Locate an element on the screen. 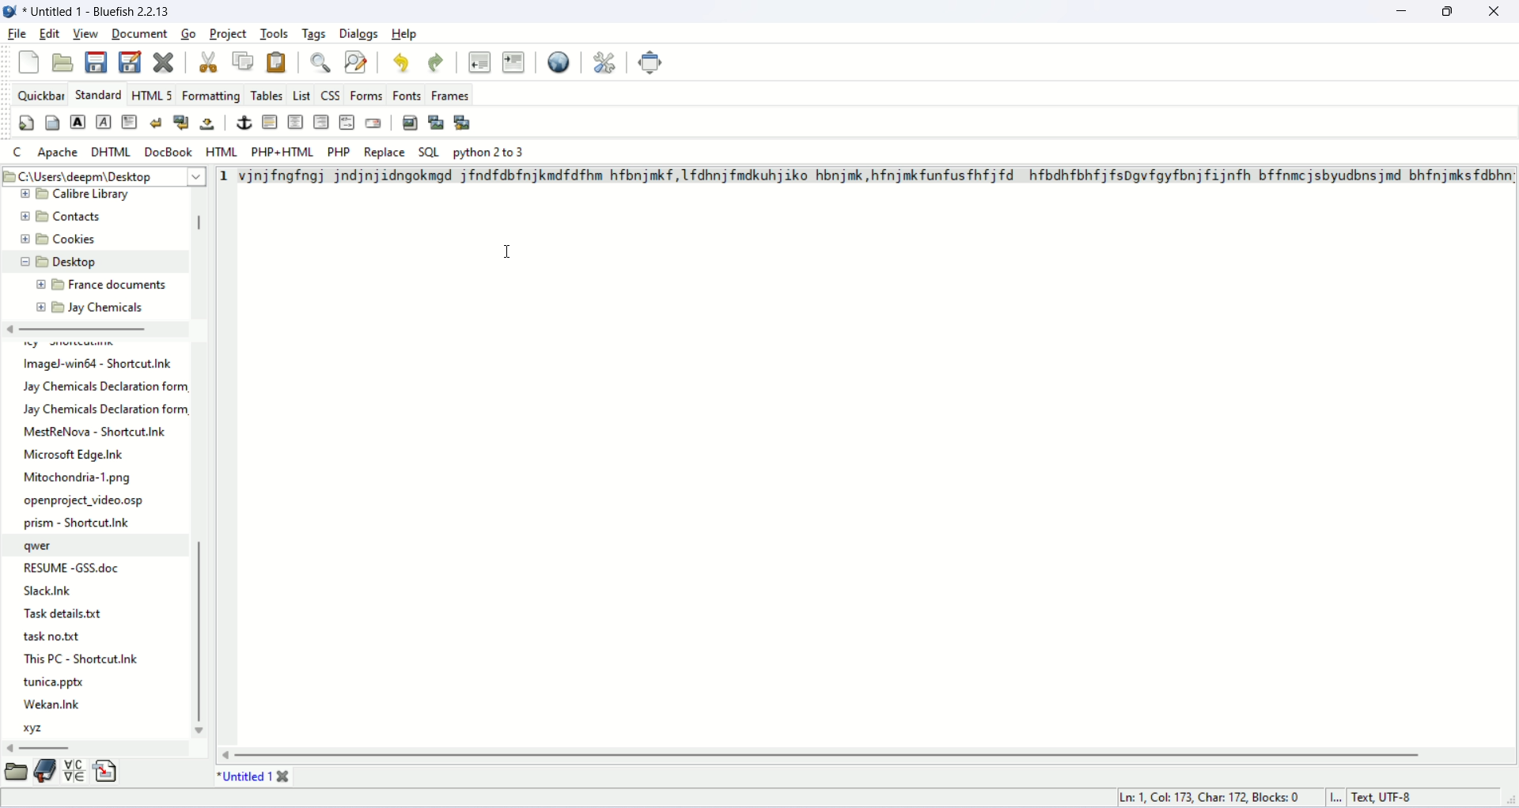  standard is located at coordinates (95, 94).